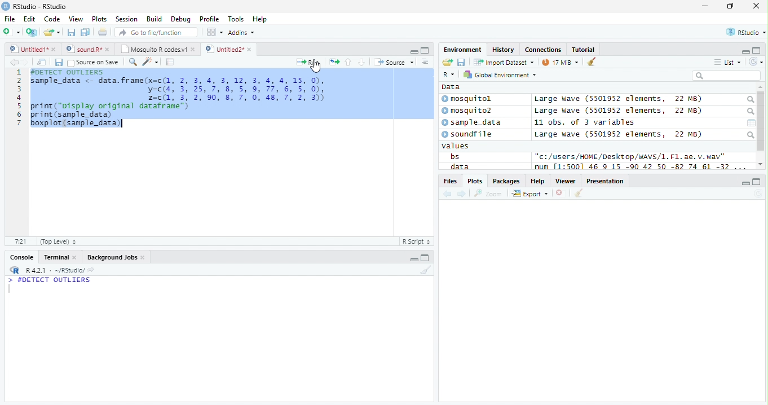 This screenshot has height=405, width=768. I want to click on Go to fie/function, so click(156, 32).